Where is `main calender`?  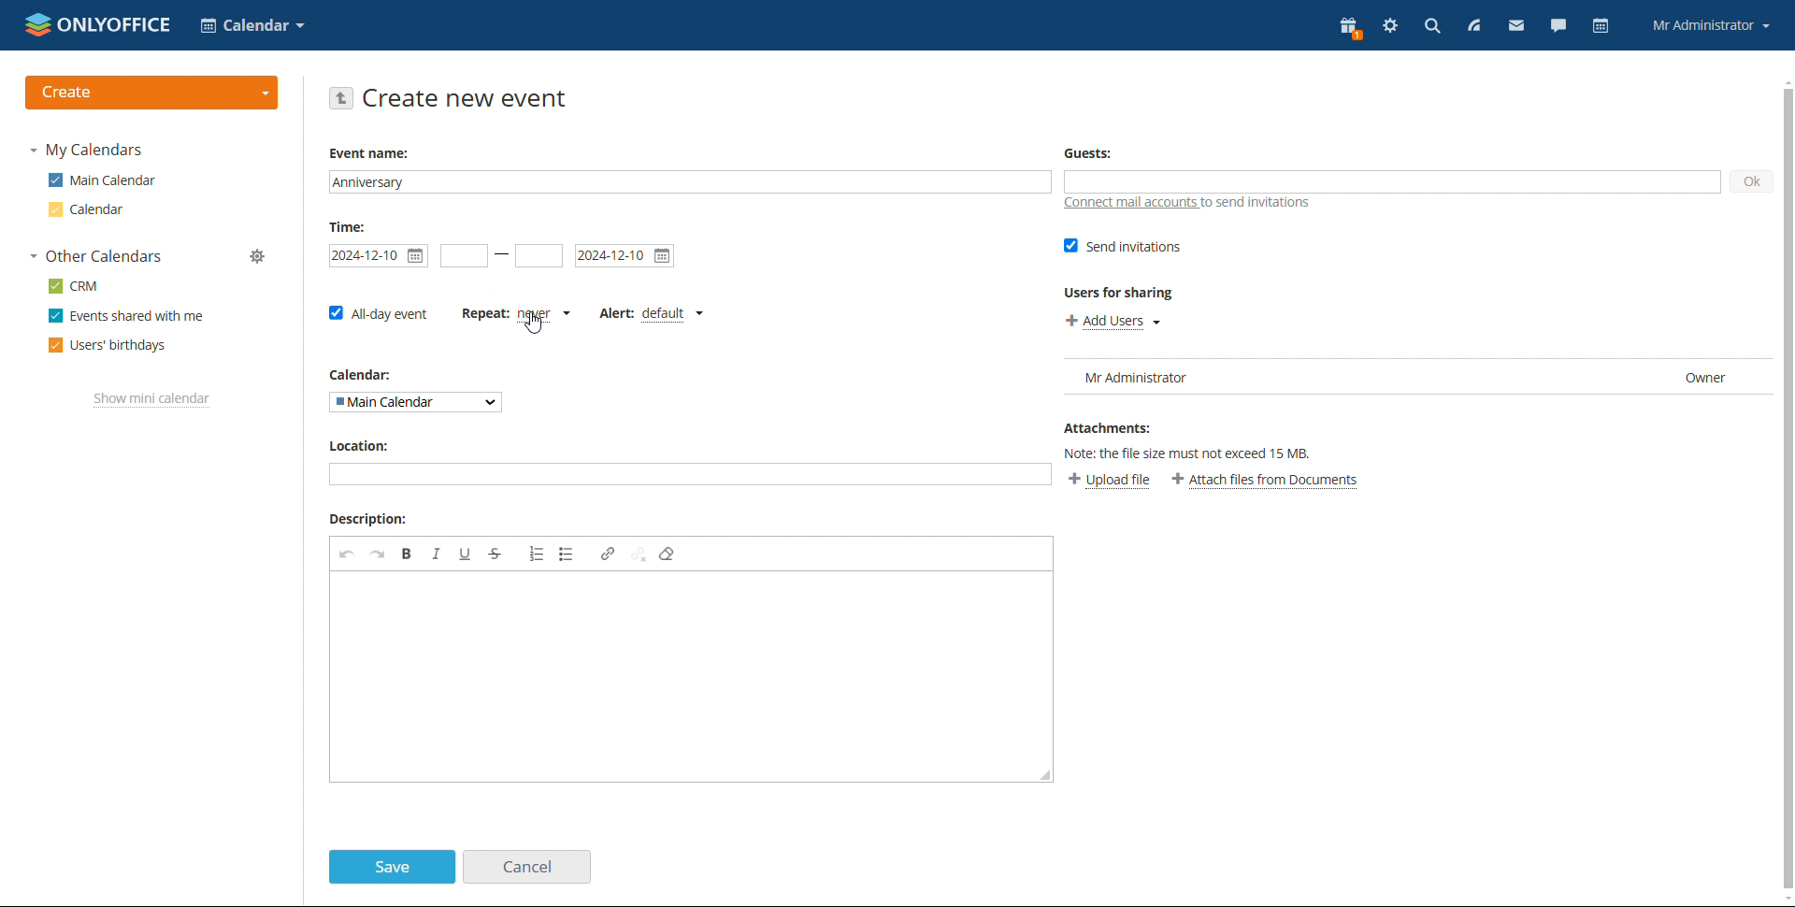 main calender is located at coordinates (99, 183).